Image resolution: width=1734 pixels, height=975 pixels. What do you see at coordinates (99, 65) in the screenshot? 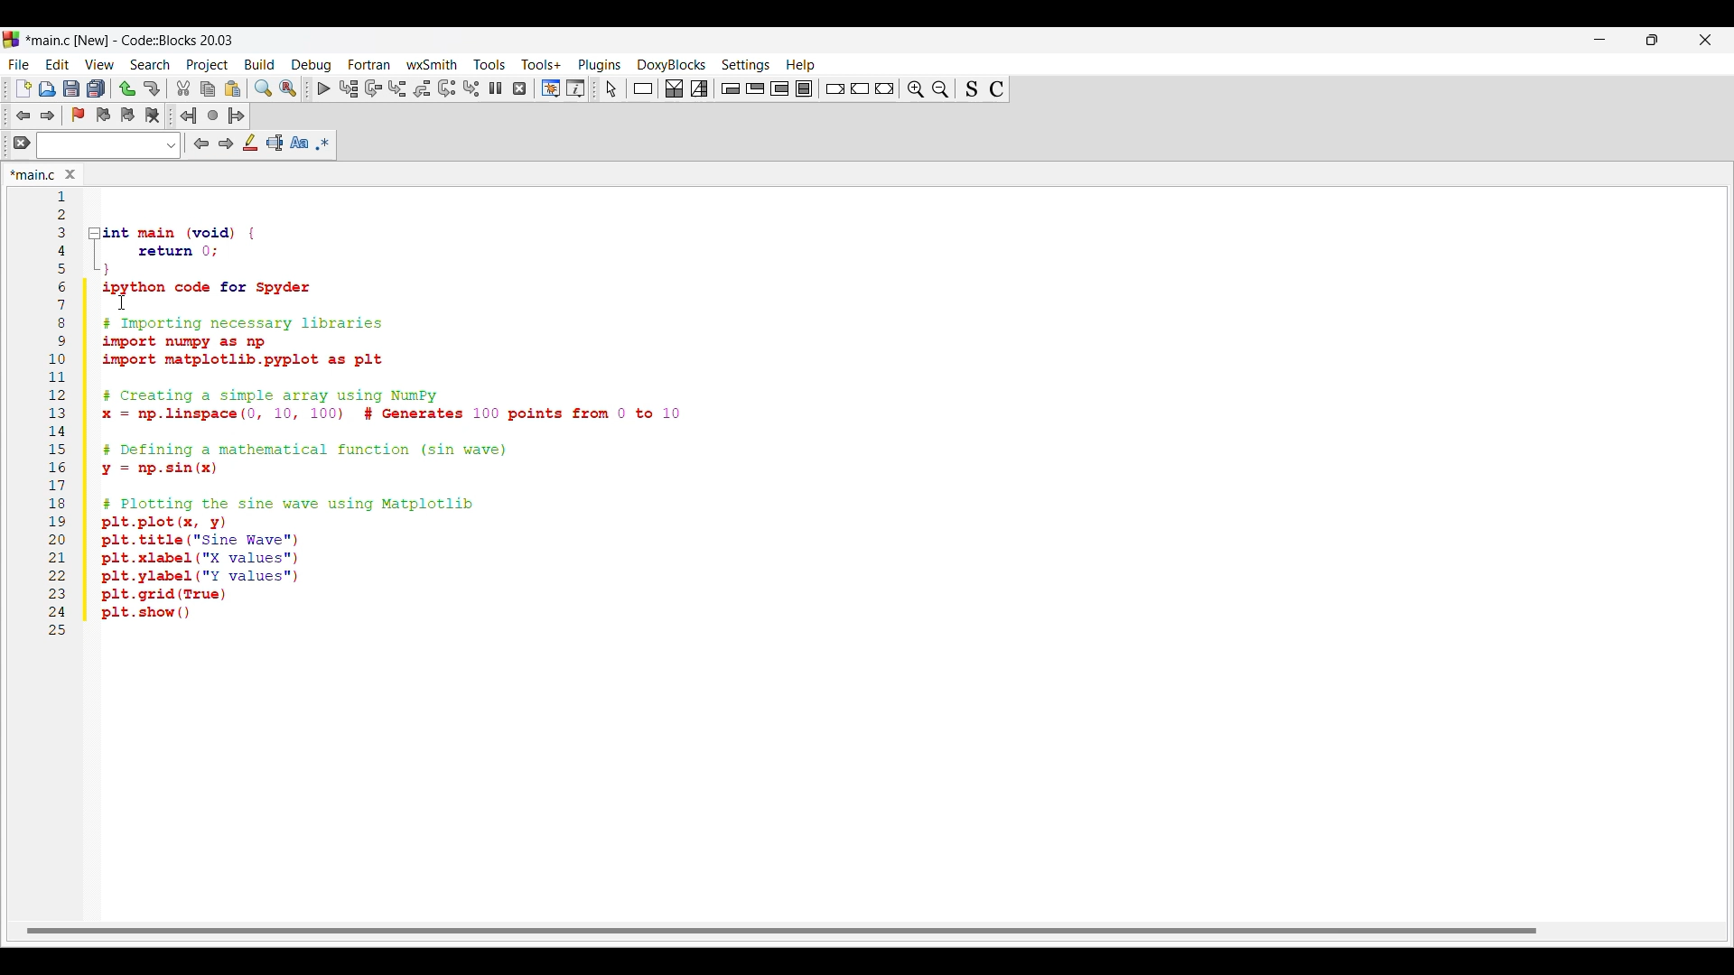
I see `View menu` at bounding box center [99, 65].